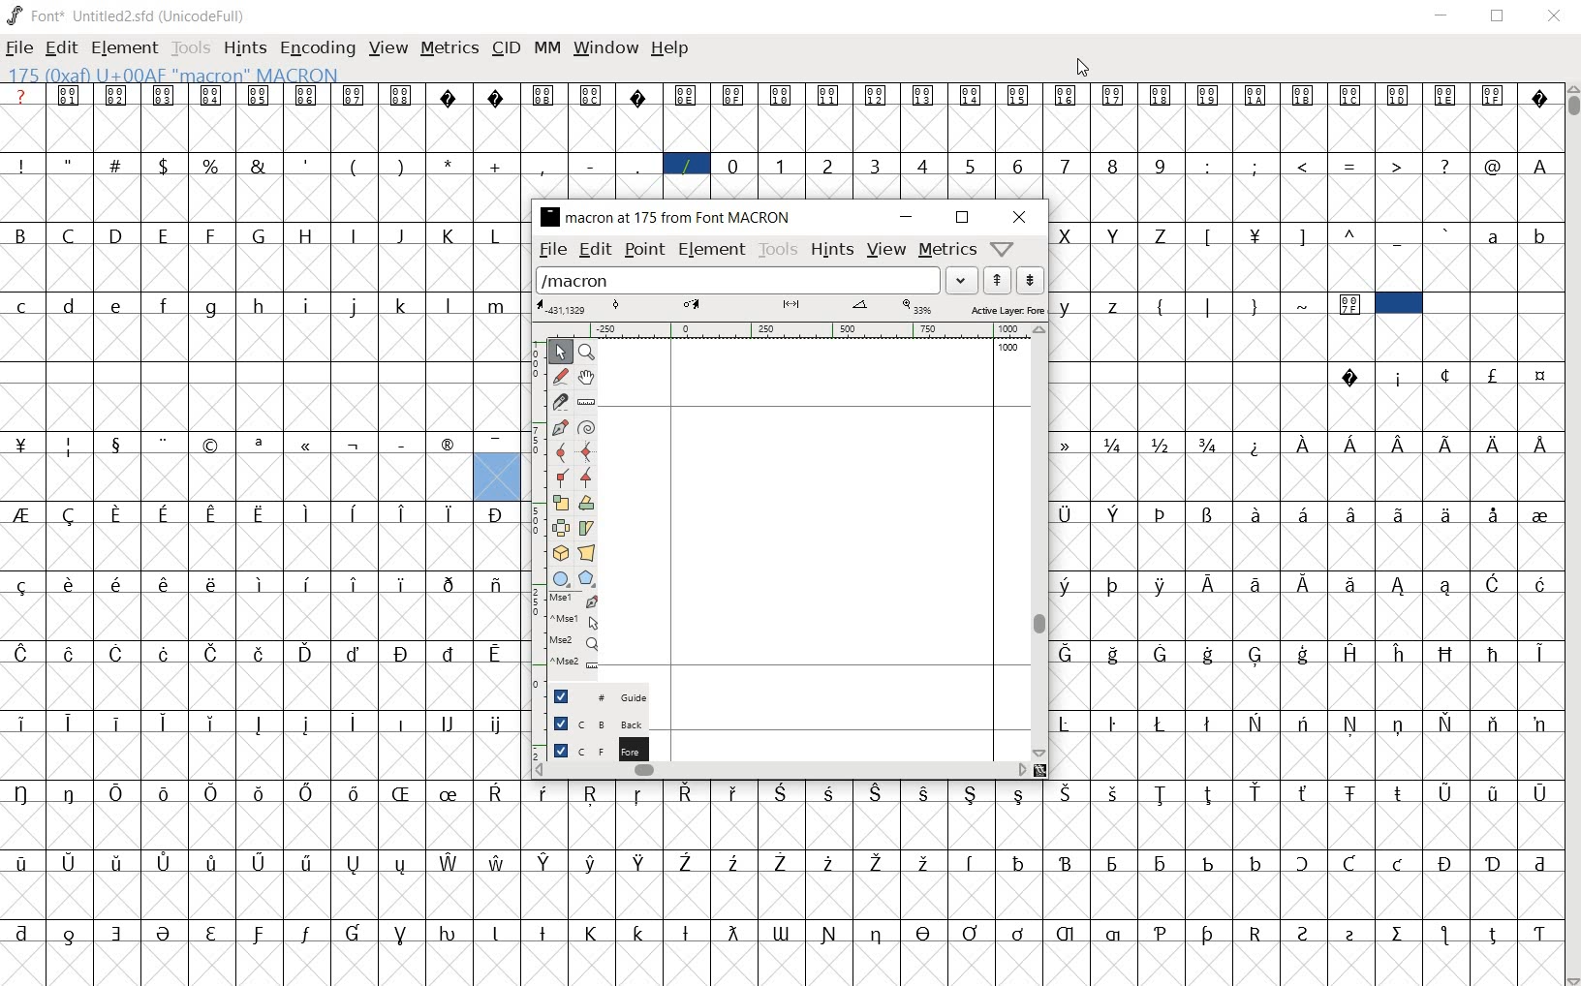 The height and width of the screenshot is (986, 1581). Describe the element at coordinates (1494, 652) in the screenshot. I see `Symbol` at that location.